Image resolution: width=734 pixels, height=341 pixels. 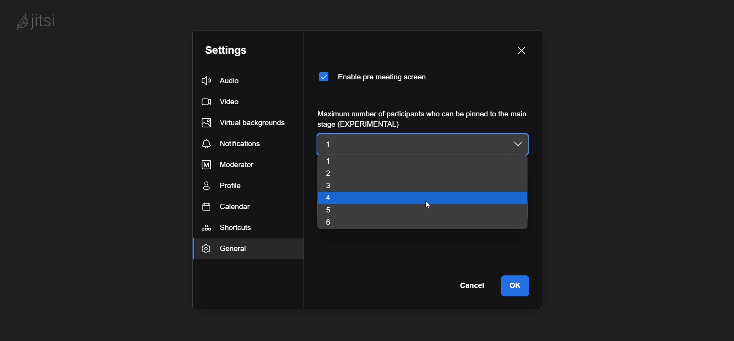 I want to click on general, so click(x=234, y=250).